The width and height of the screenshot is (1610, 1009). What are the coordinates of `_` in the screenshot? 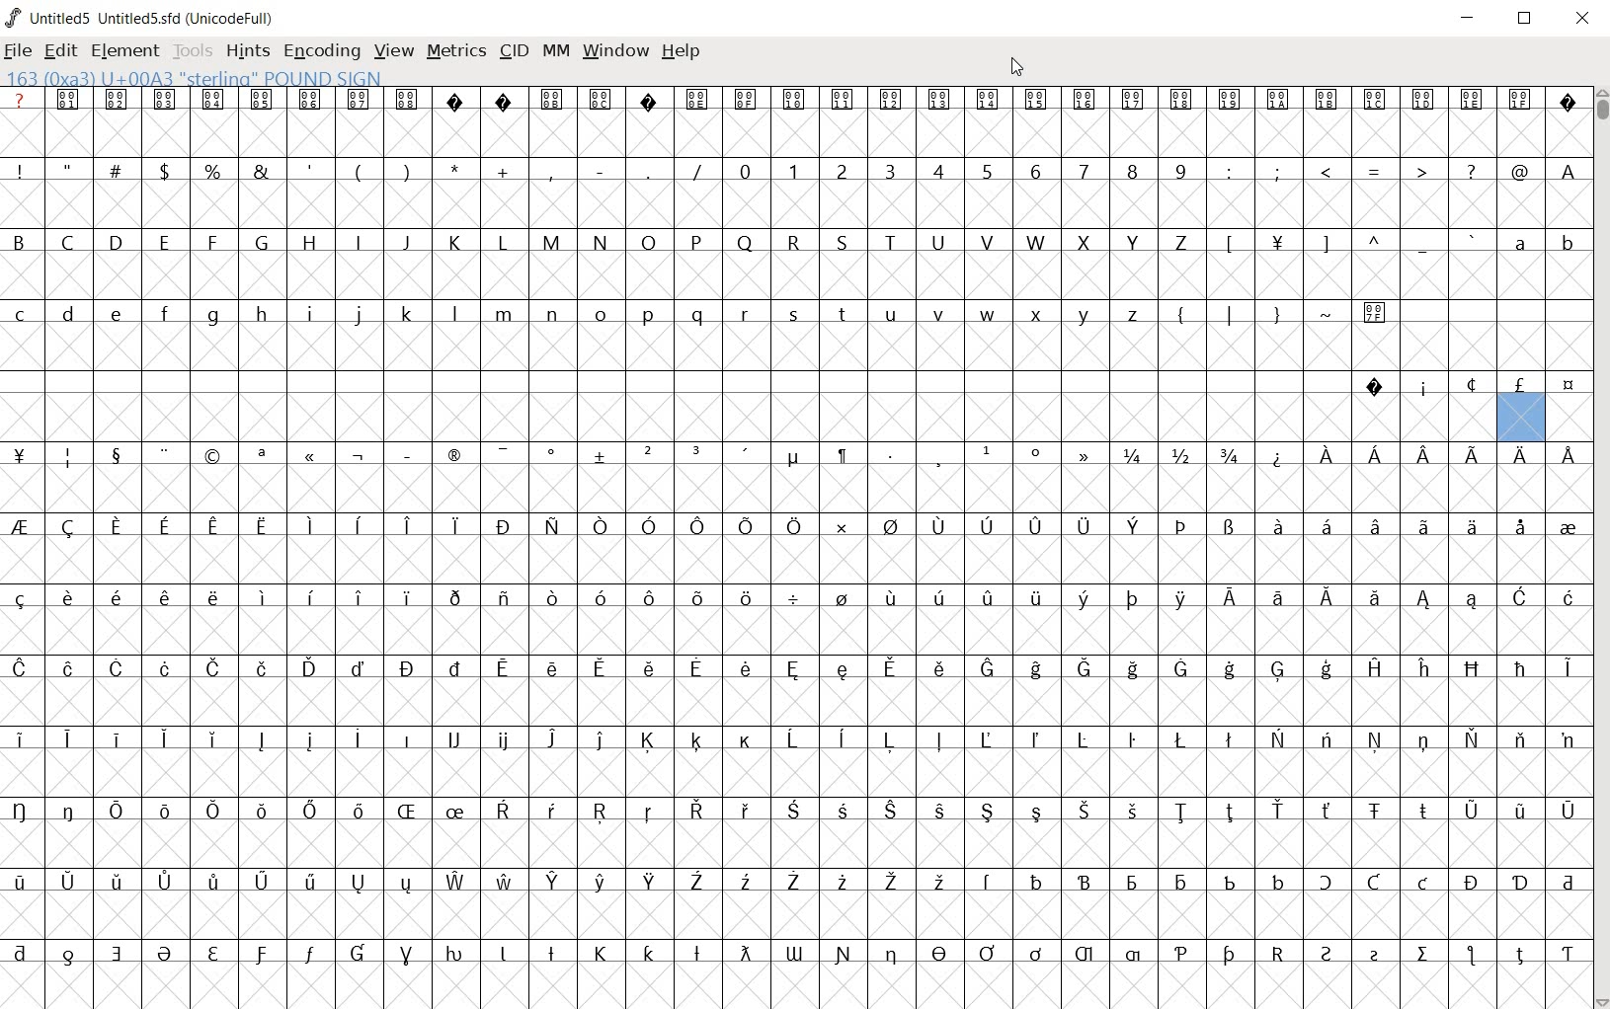 It's located at (1422, 244).